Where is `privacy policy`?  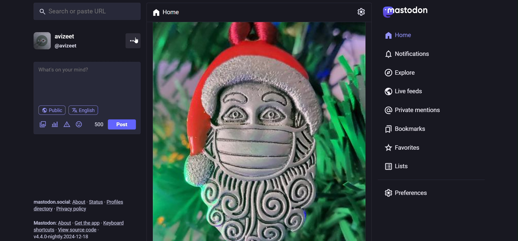 privacy policy is located at coordinates (83, 210).